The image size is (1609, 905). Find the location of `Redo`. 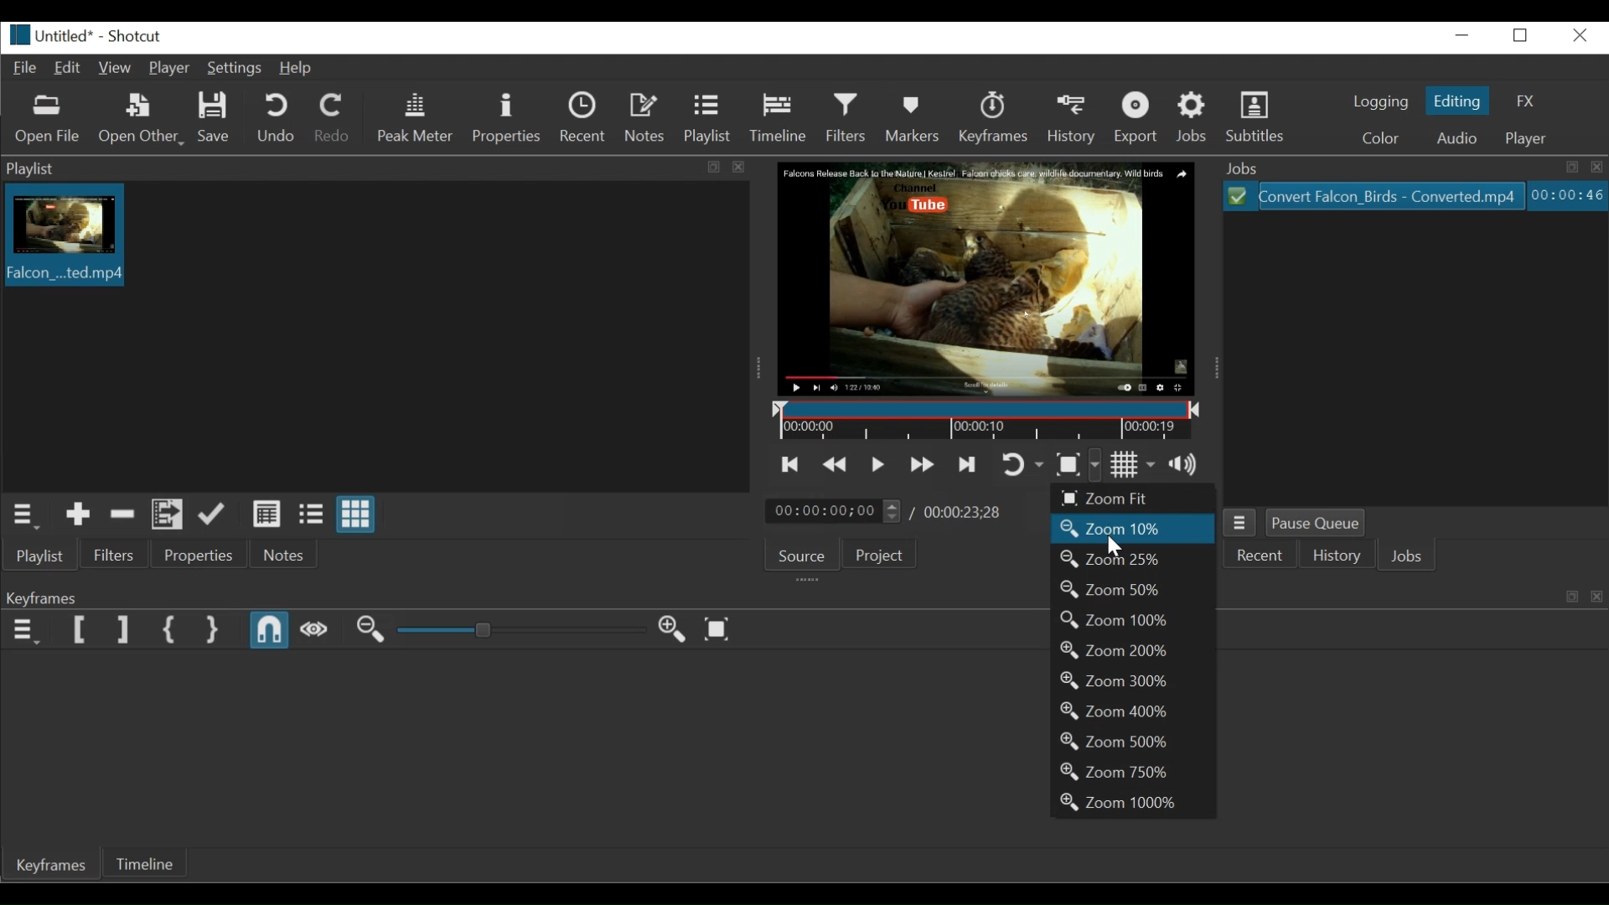

Redo is located at coordinates (330, 118).